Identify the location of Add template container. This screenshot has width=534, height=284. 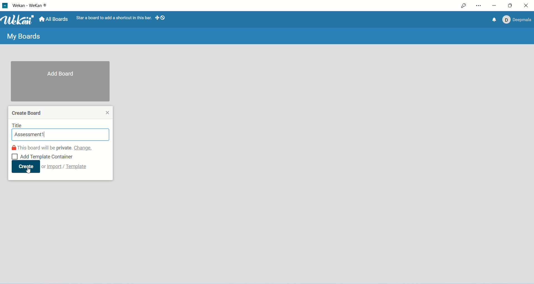
(44, 157).